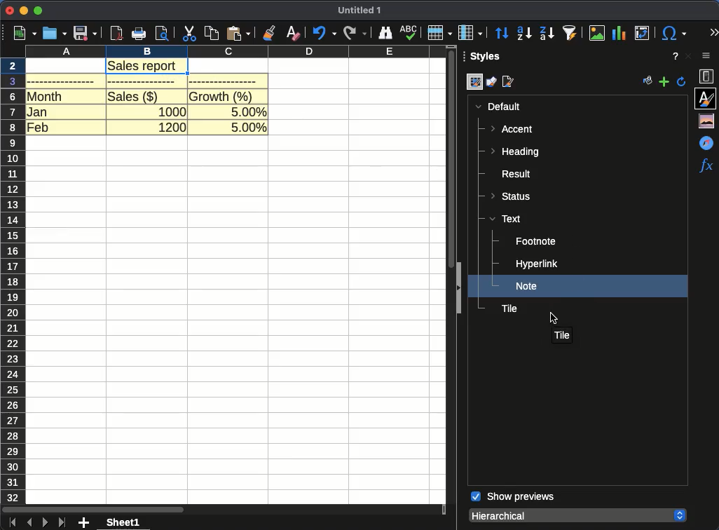 The width and height of the screenshot is (719, 530). I want to click on sheet 1, so click(123, 522).